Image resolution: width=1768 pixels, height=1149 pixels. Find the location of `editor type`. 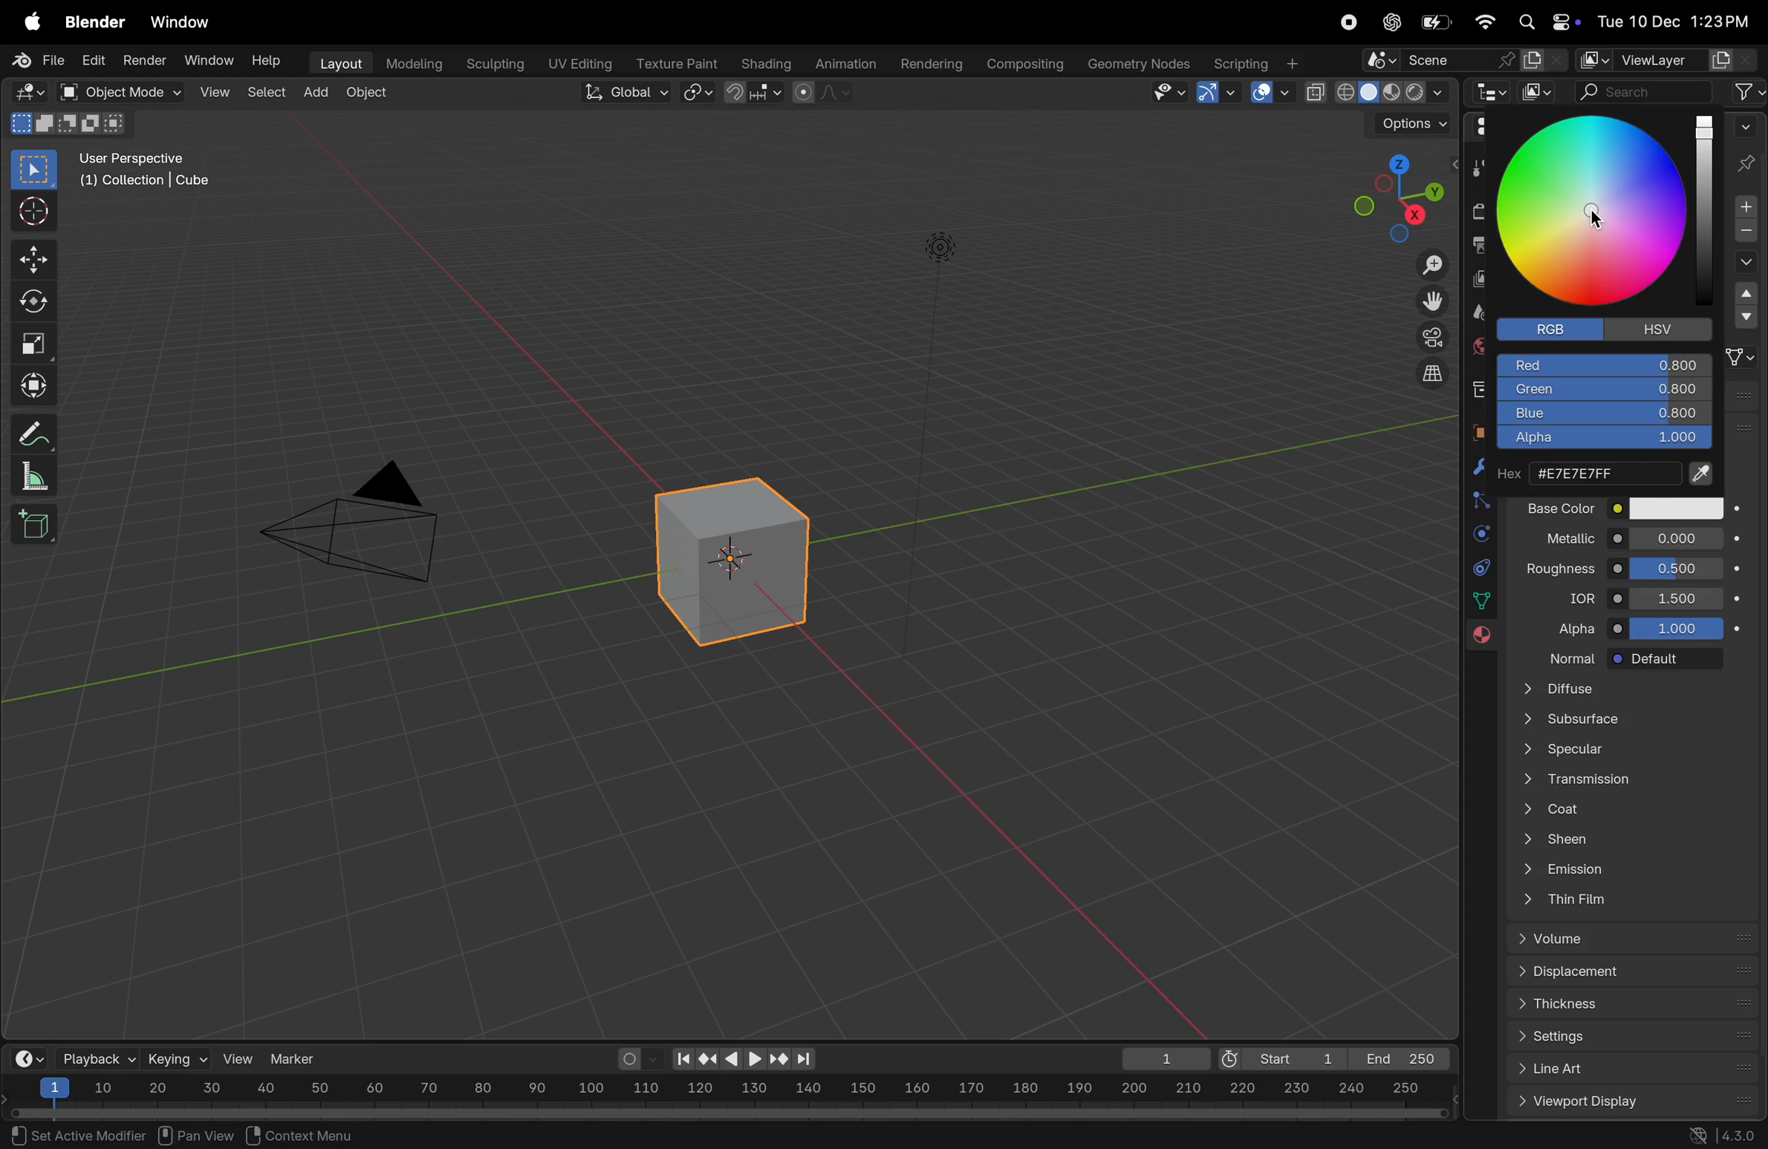

editor type is located at coordinates (1493, 94).